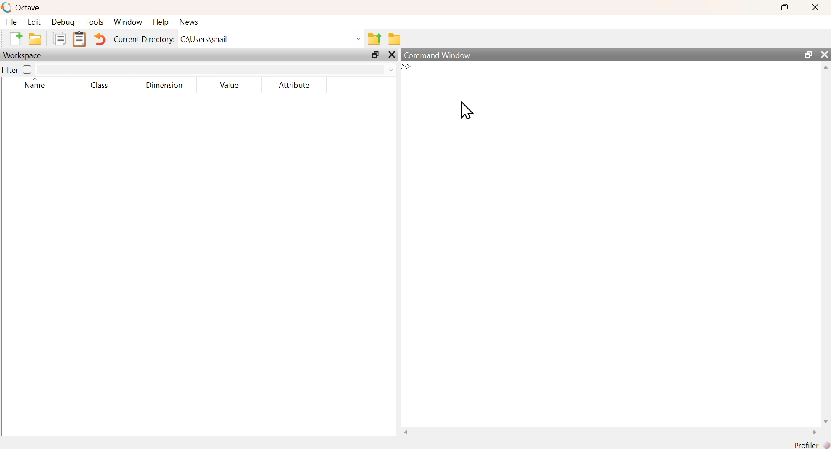  Describe the element at coordinates (27, 69) in the screenshot. I see `off` at that location.